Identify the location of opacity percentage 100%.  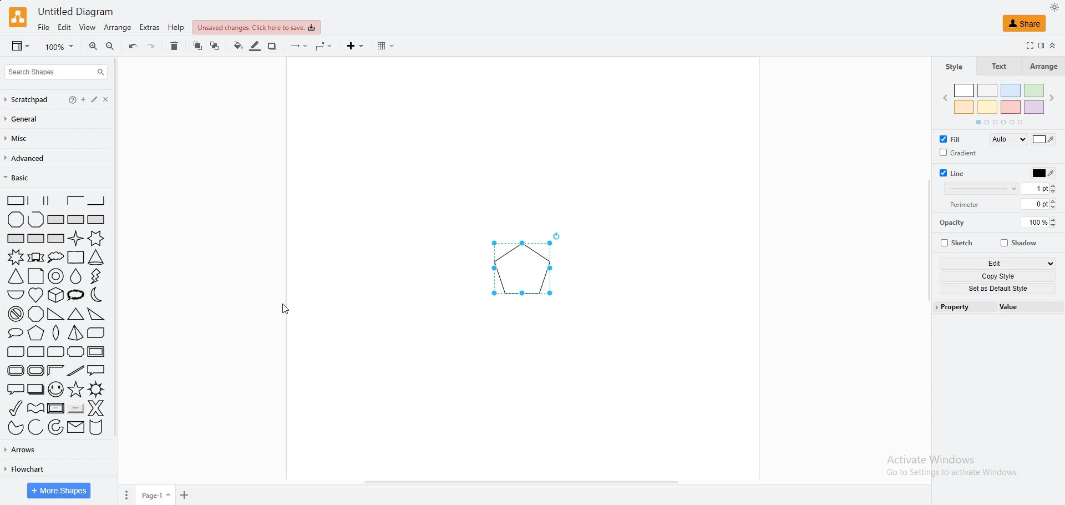
(1034, 223).